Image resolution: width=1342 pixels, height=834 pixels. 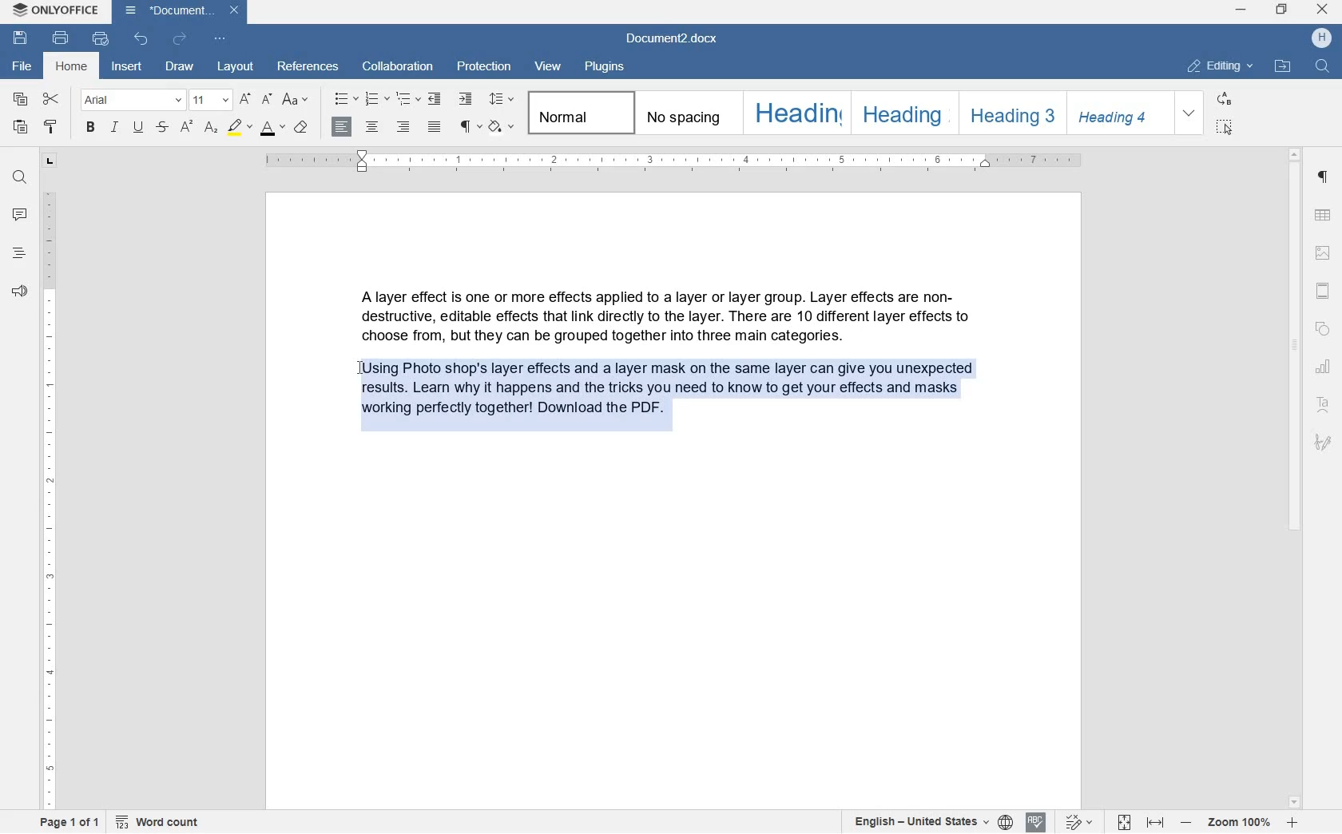 What do you see at coordinates (20, 292) in the screenshot?
I see `FEEDBACK & SUPPORT` at bounding box center [20, 292].